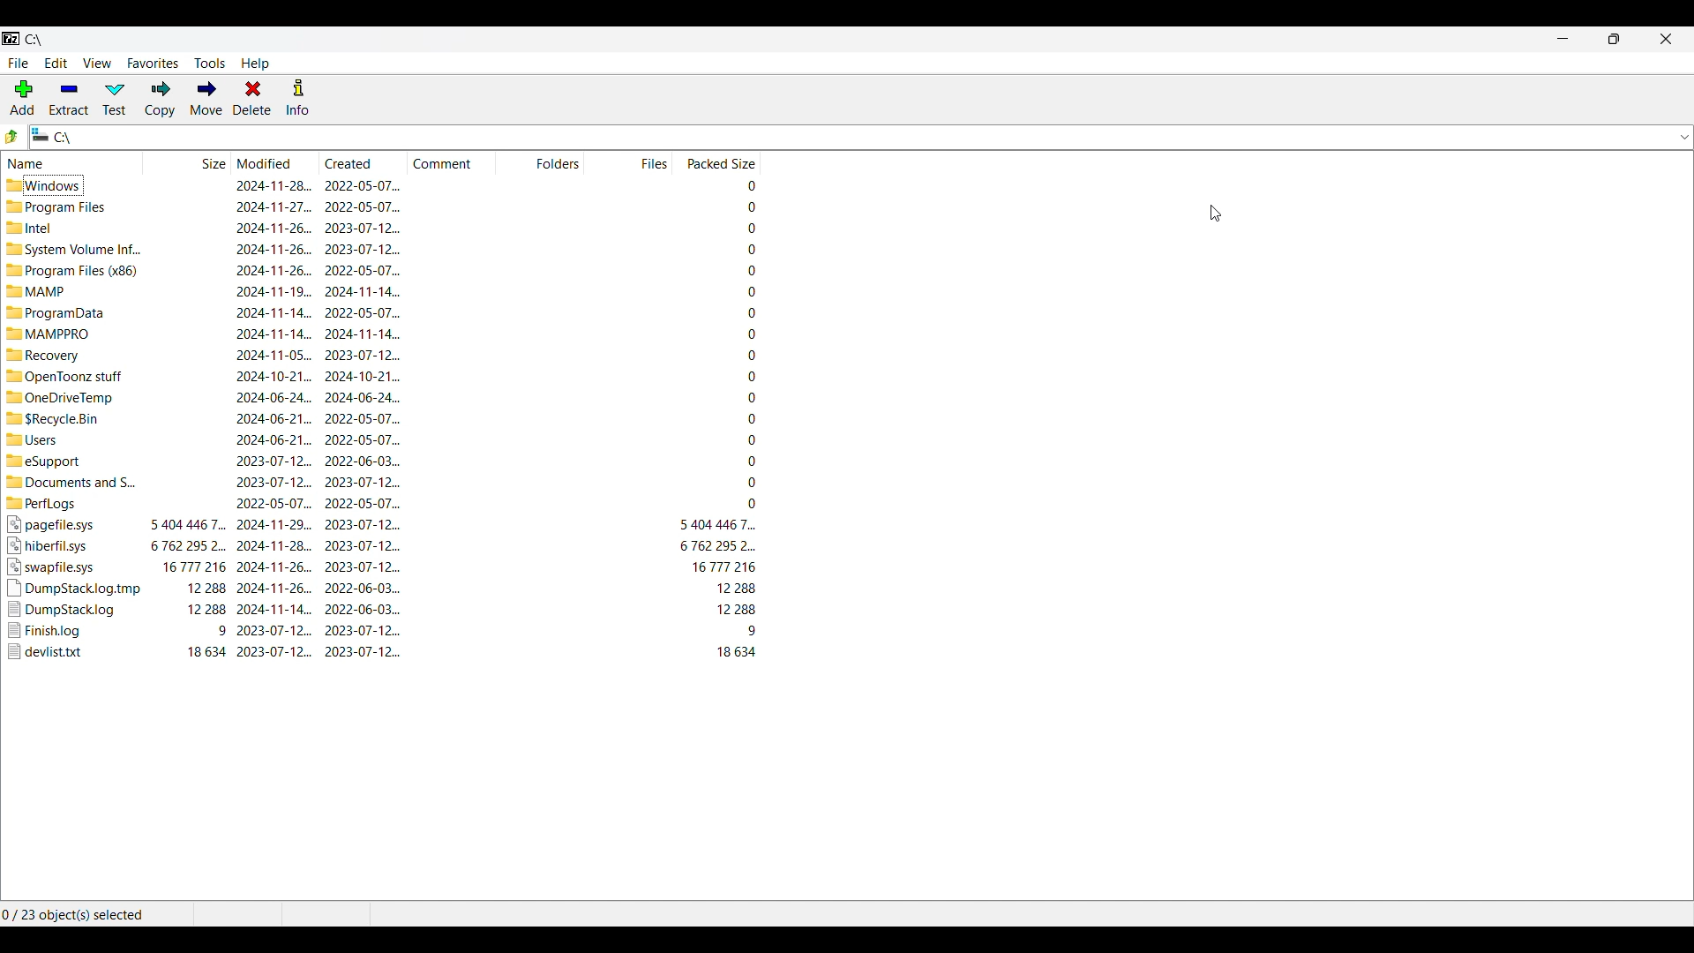 The image size is (1694, 953). What do you see at coordinates (453, 161) in the screenshot?
I see `Comment column` at bounding box center [453, 161].